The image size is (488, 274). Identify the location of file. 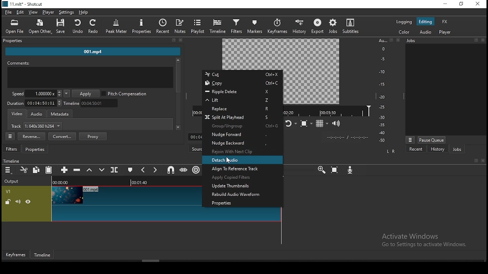
(8, 12).